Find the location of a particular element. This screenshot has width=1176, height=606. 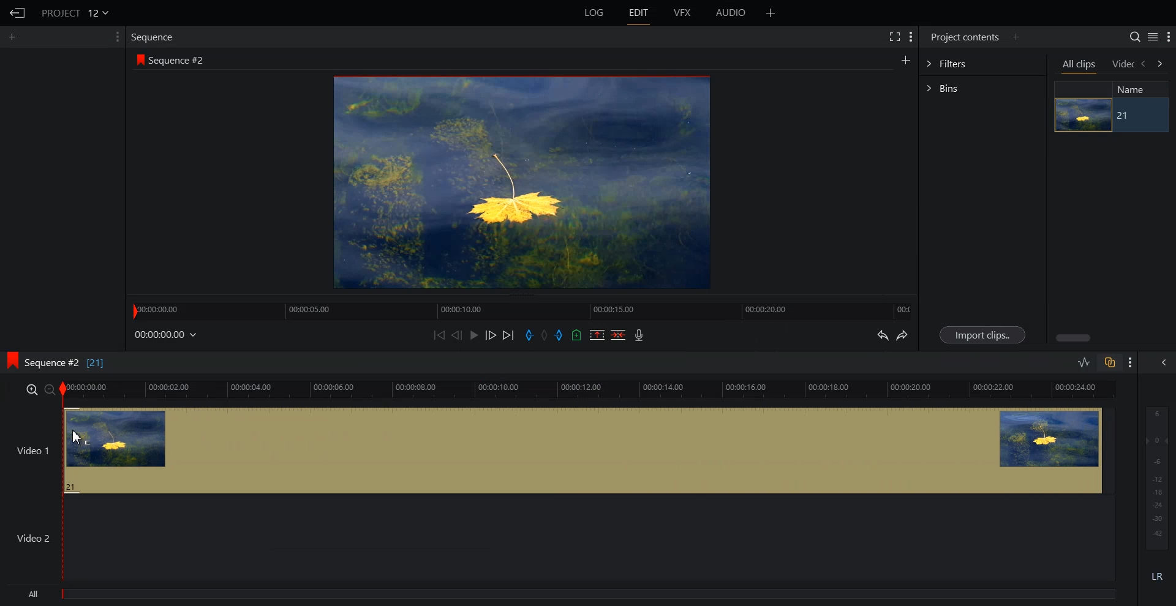

Sequence #2 [21] is located at coordinates (67, 361).